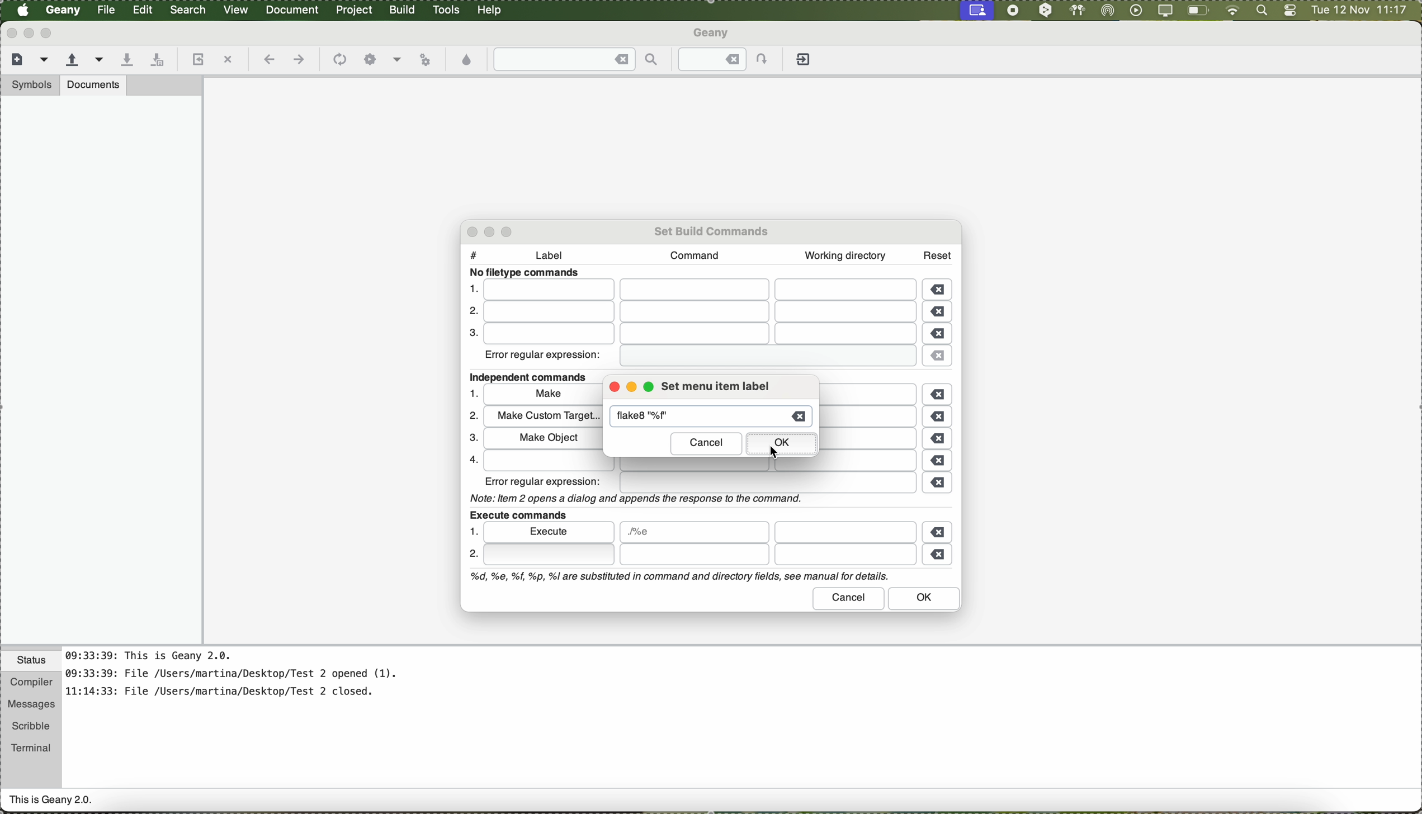 The image size is (1422, 814). What do you see at coordinates (93, 84) in the screenshot?
I see `documents` at bounding box center [93, 84].